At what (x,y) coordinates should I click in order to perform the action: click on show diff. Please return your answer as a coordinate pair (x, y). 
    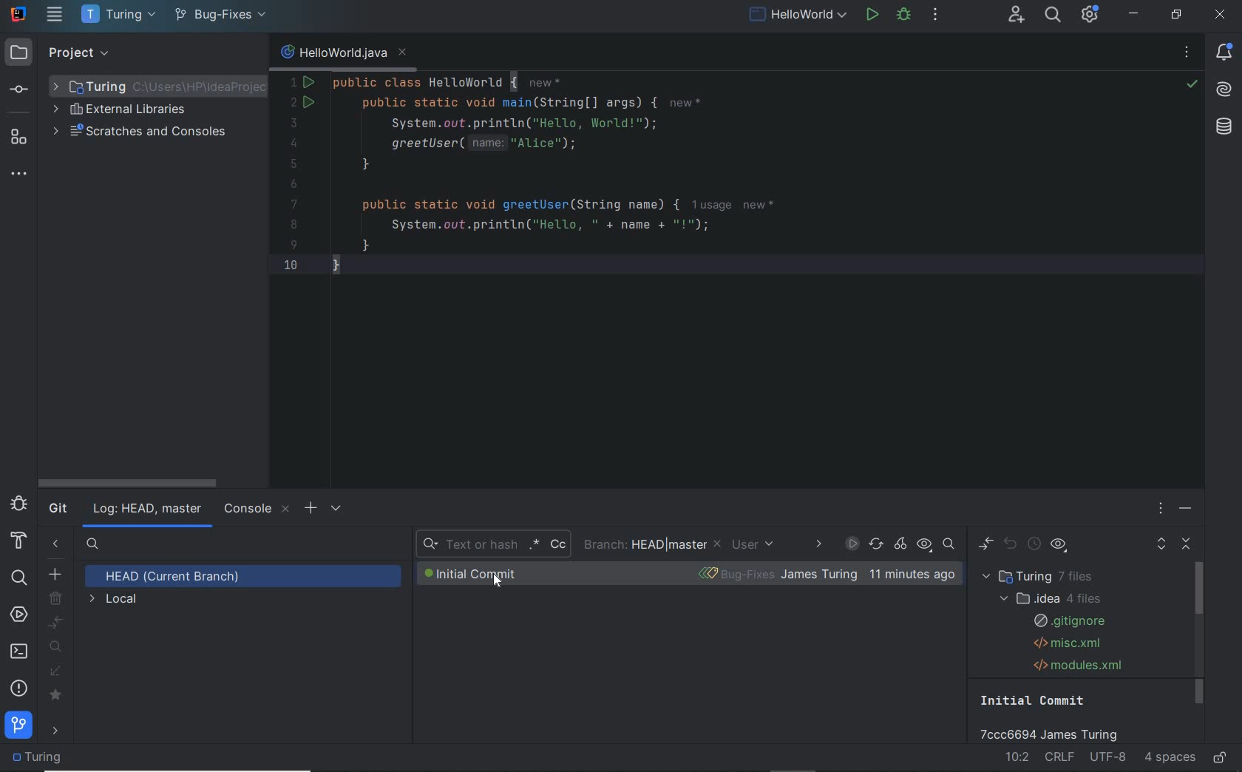
    Looking at the image, I should click on (985, 544).